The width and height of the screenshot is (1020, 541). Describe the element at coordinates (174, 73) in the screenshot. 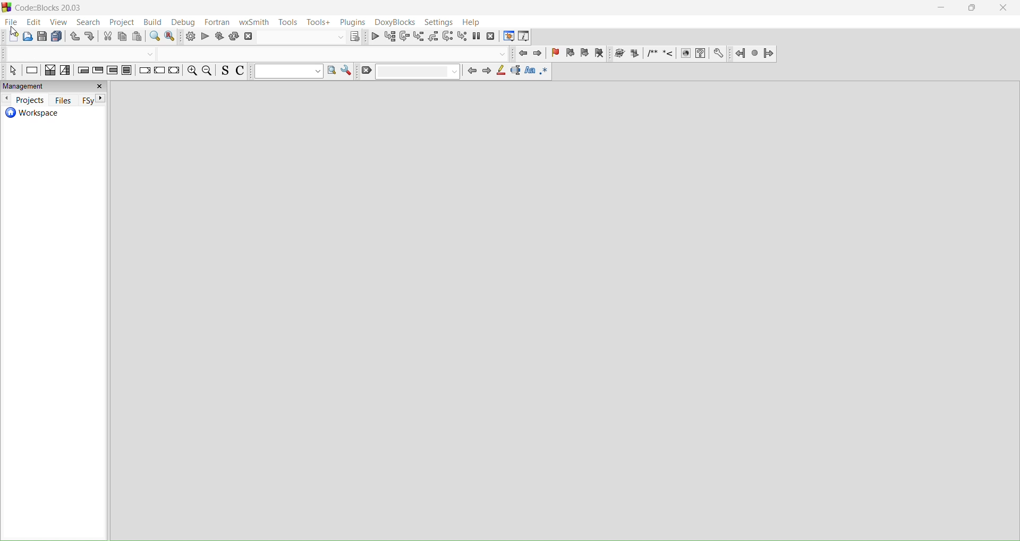

I see `return instructions` at that location.